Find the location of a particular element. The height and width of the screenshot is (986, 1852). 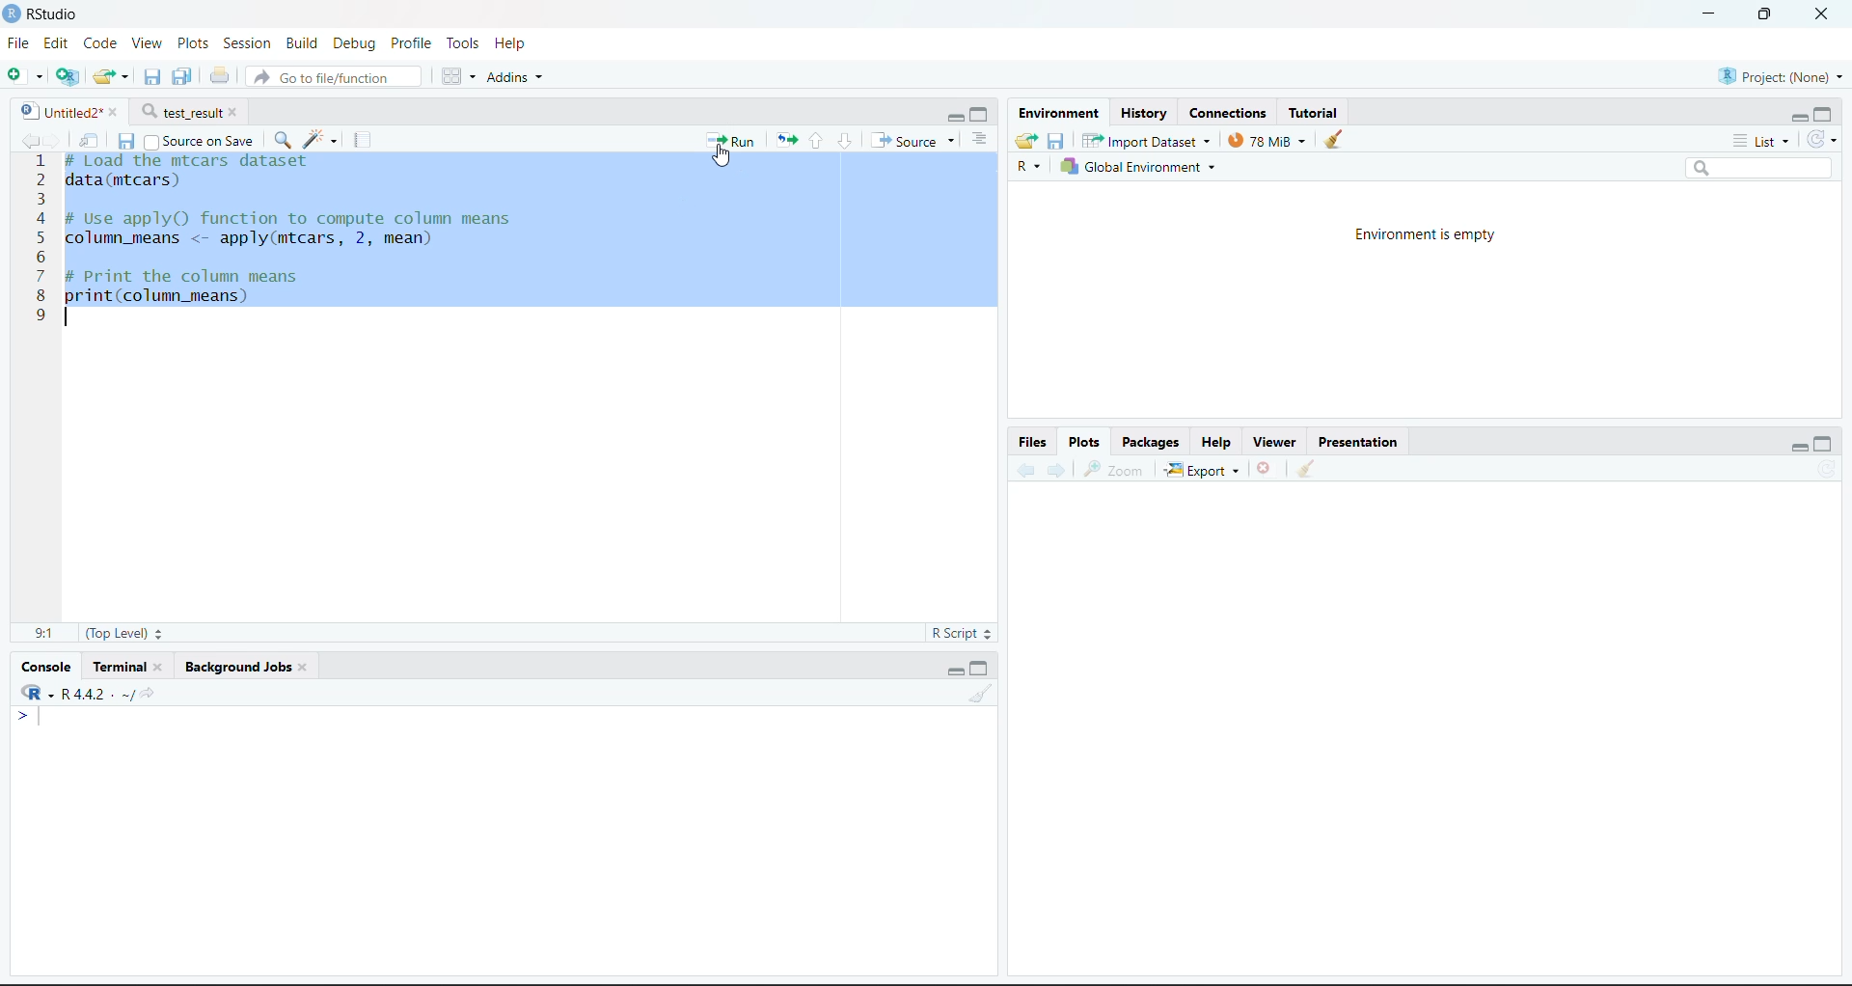

Environment is located at coordinates (1060, 113).